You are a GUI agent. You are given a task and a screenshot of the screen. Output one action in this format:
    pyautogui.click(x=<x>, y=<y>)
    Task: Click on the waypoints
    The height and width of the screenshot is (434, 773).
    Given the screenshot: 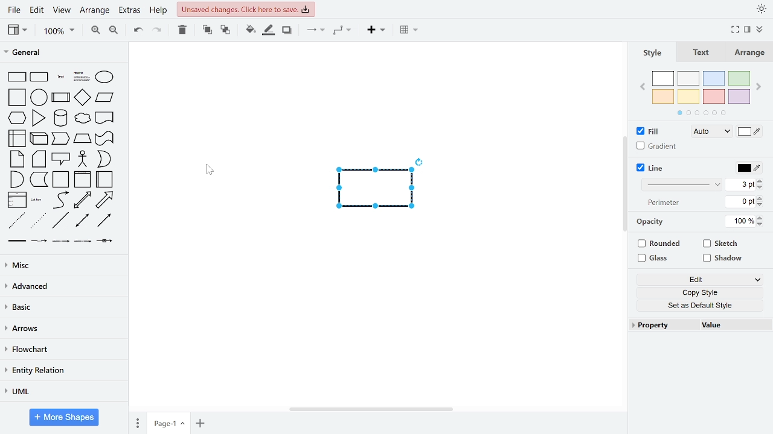 What is the action you would take?
    pyautogui.click(x=344, y=31)
    